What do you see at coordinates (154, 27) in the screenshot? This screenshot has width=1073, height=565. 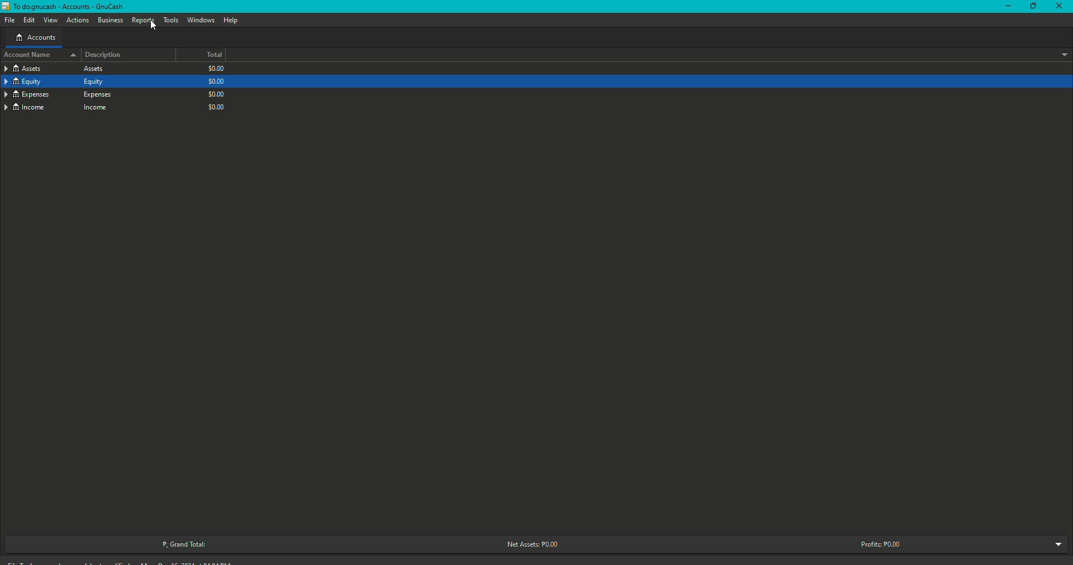 I see `cursor` at bounding box center [154, 27].